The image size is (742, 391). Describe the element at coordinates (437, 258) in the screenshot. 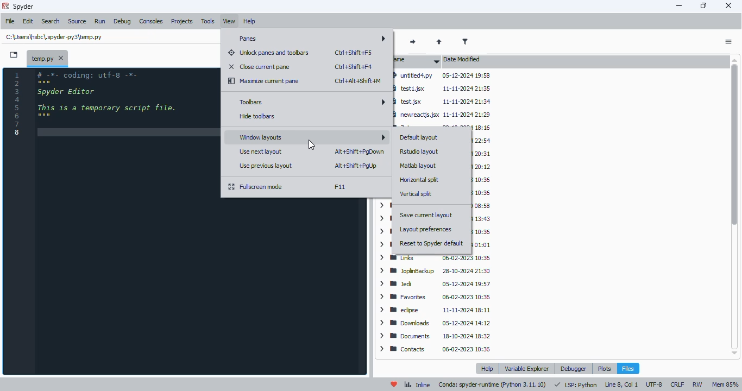

I see `Links` at that location.